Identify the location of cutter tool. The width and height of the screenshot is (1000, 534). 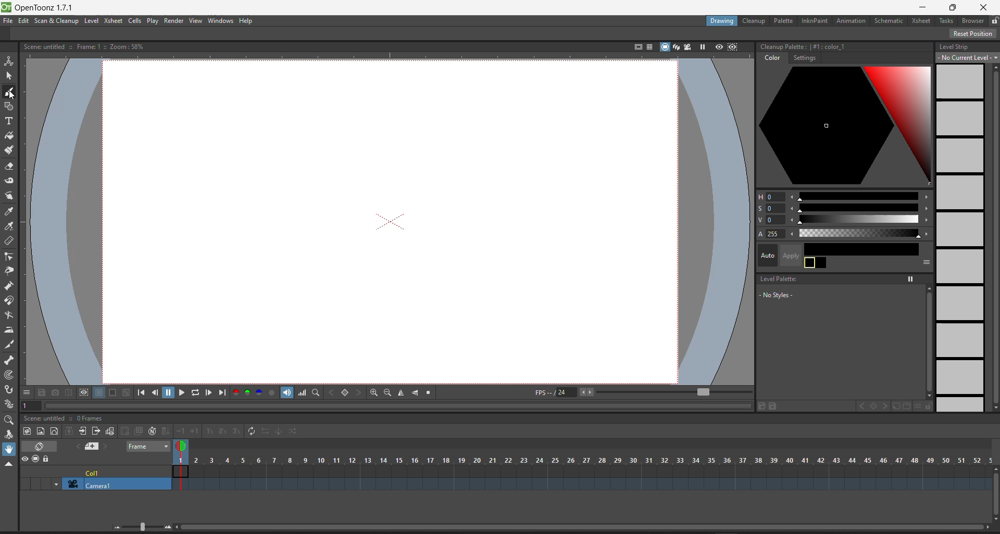
(10, 346).